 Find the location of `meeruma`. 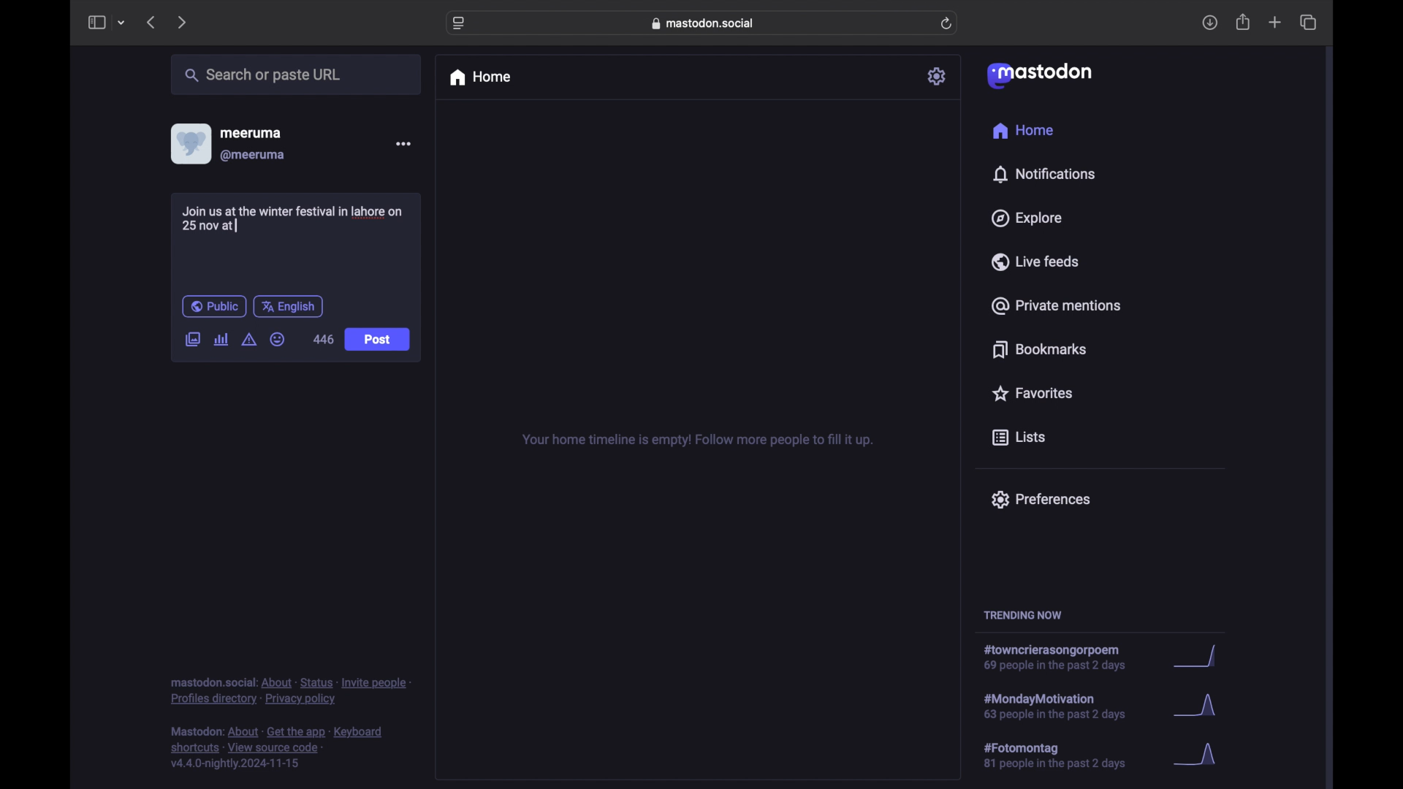

meeruma is located at coordinates (251, 132).